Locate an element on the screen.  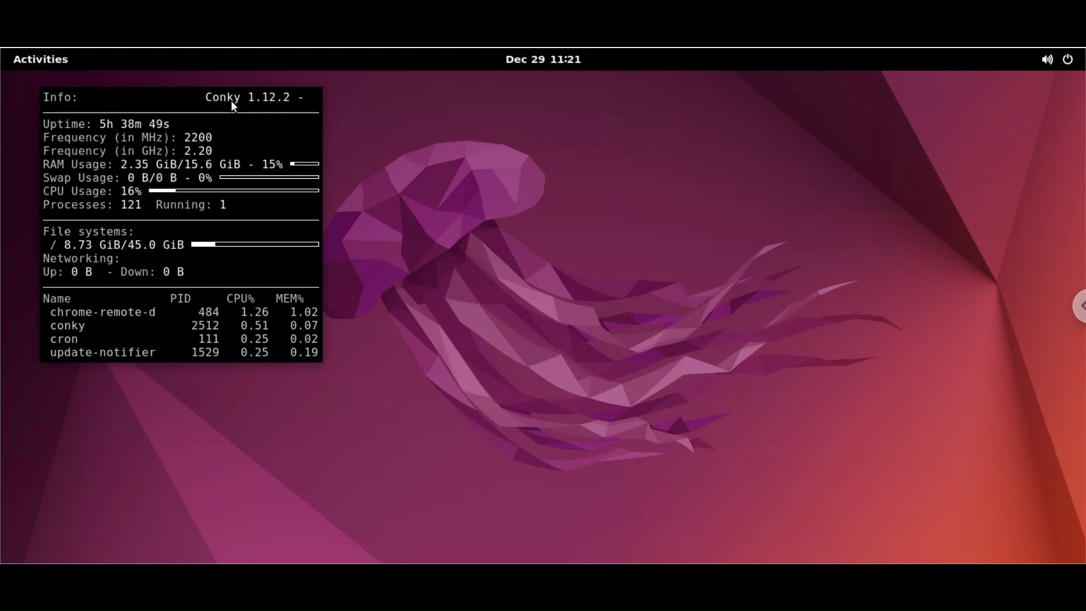
2.20 is located at coordinates (204, 150).